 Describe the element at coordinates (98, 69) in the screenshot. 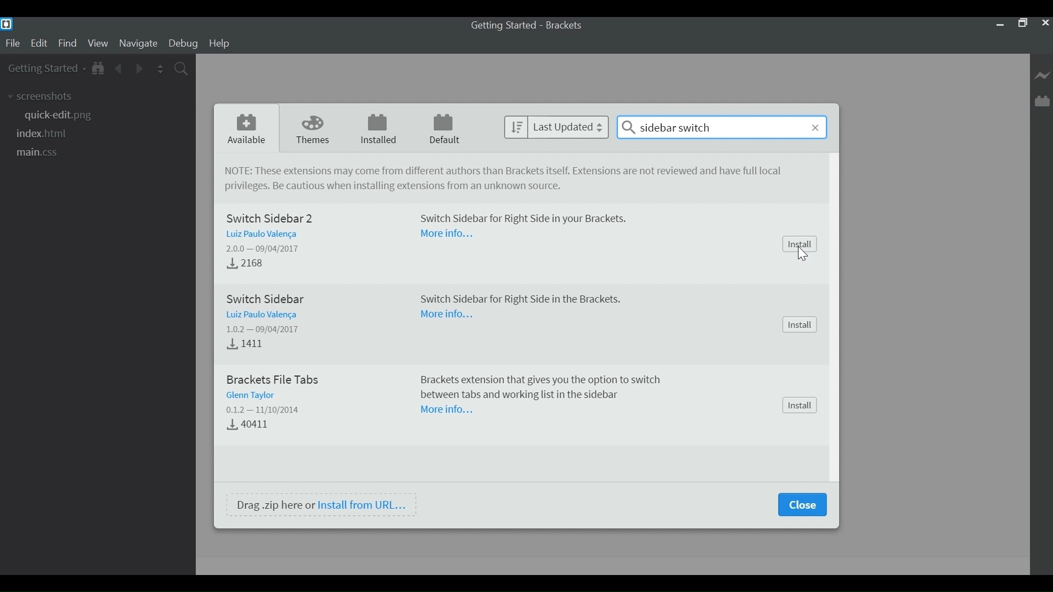

I see `Show in File tree` at that location.